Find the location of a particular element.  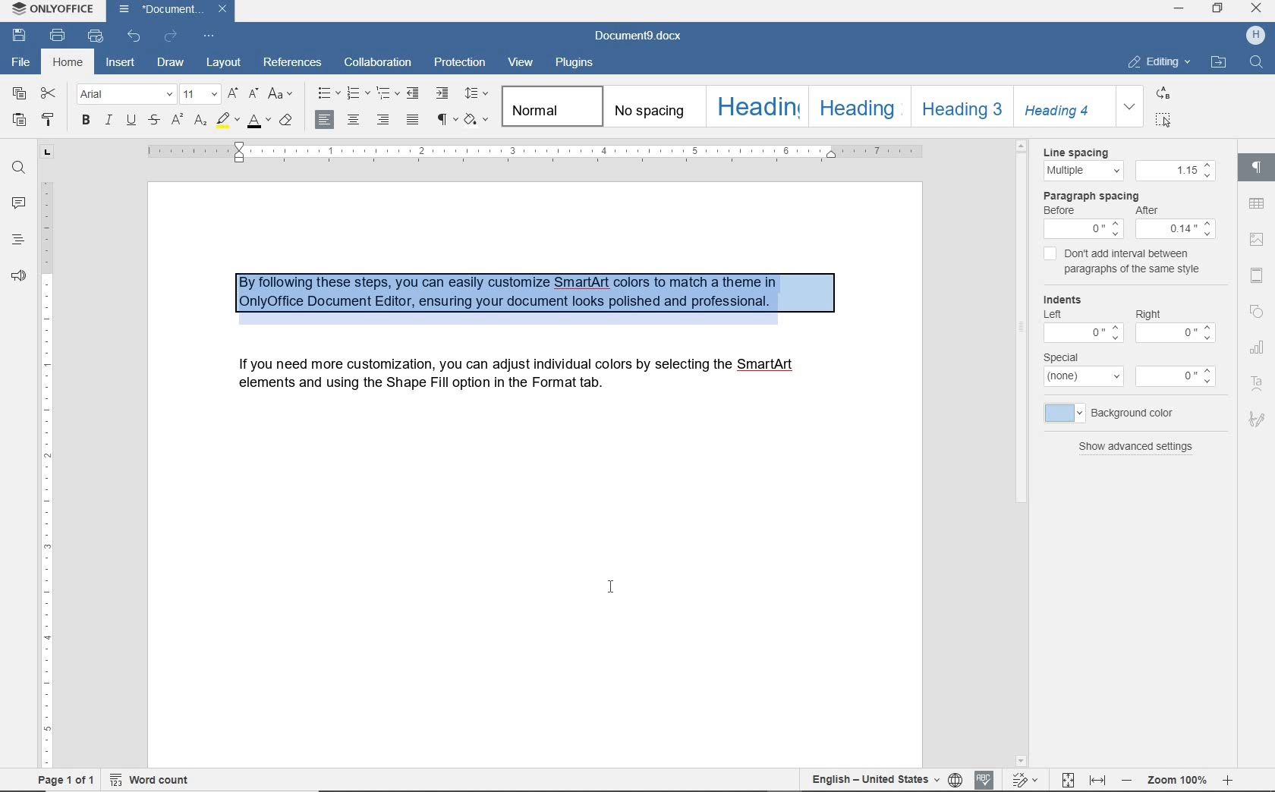

nonprinting characters is located at coordinates (447, 121).